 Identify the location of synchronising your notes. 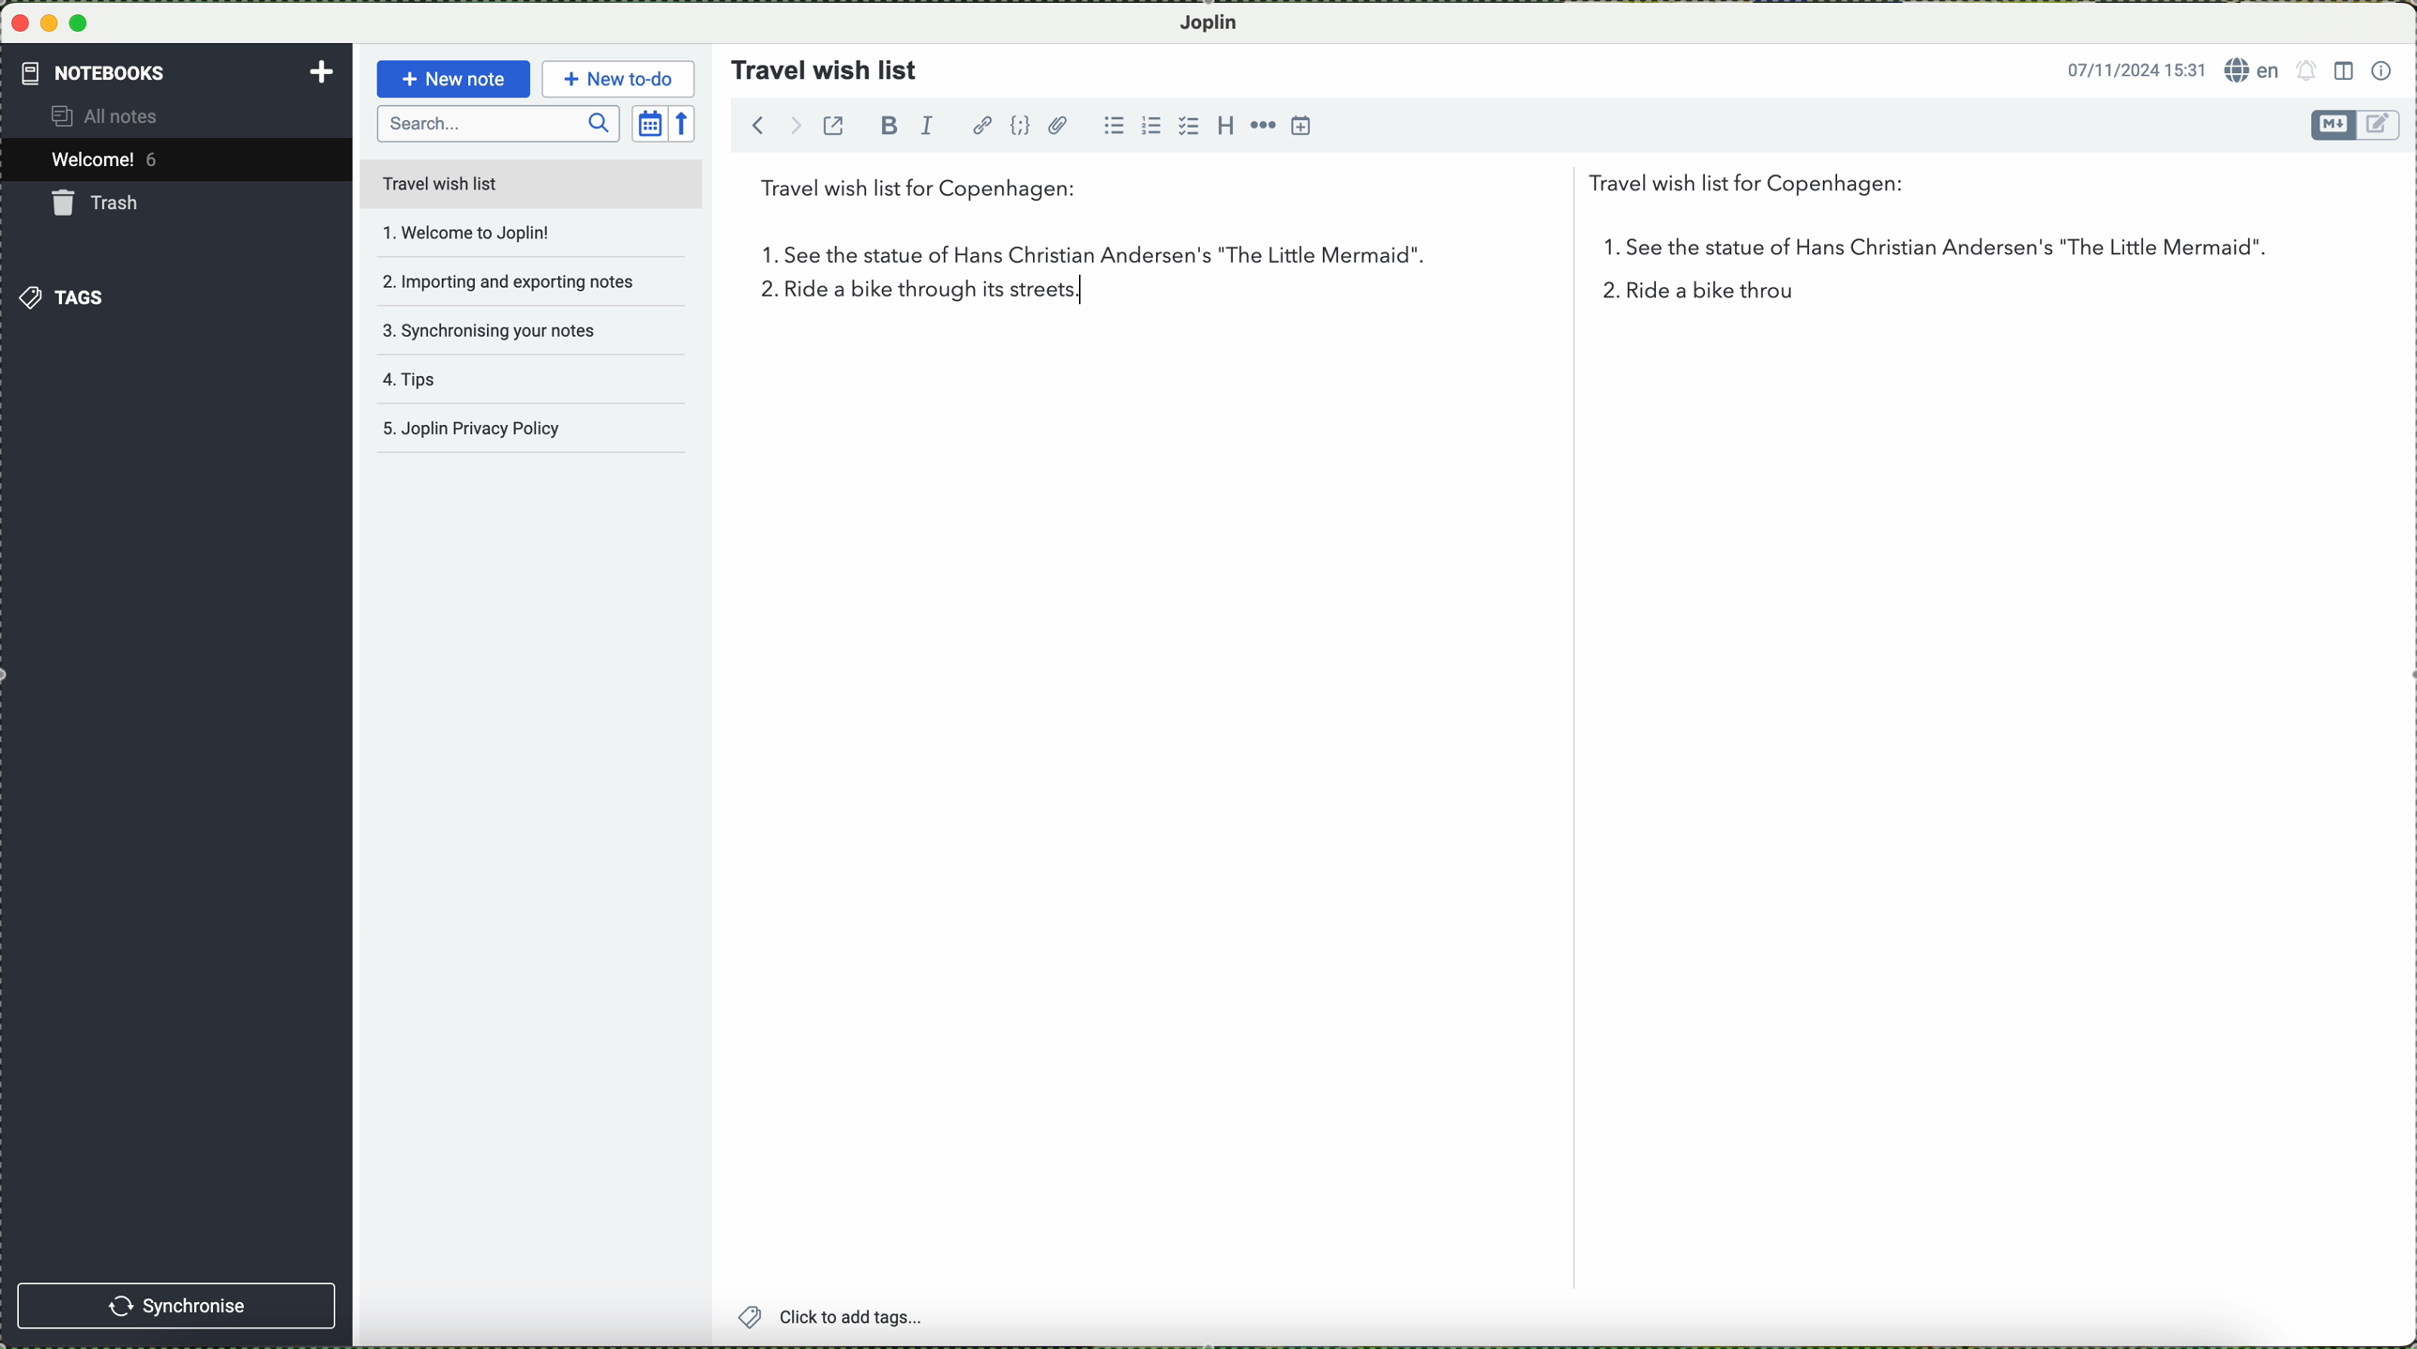
(505, 329).